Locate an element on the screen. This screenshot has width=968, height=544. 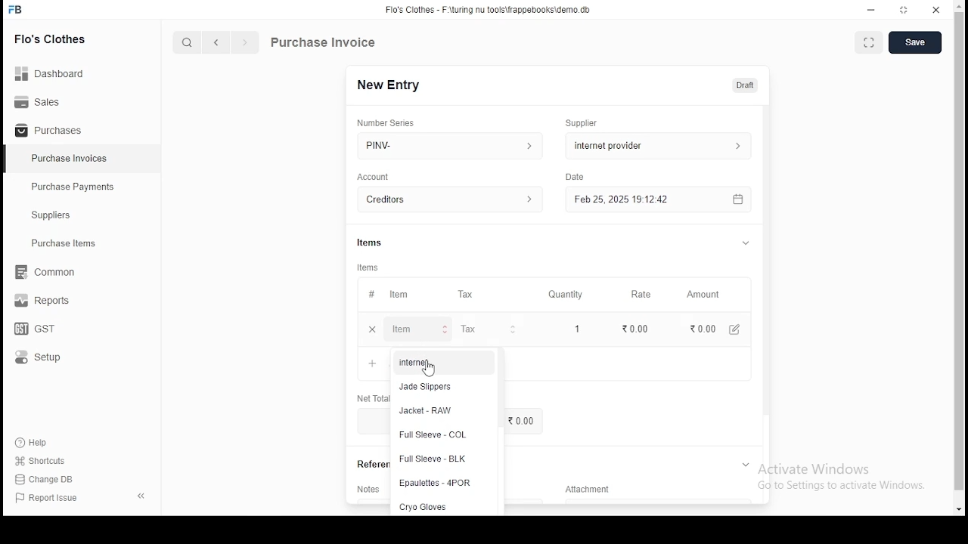
jacket raw is located at coordinates (428, 410).